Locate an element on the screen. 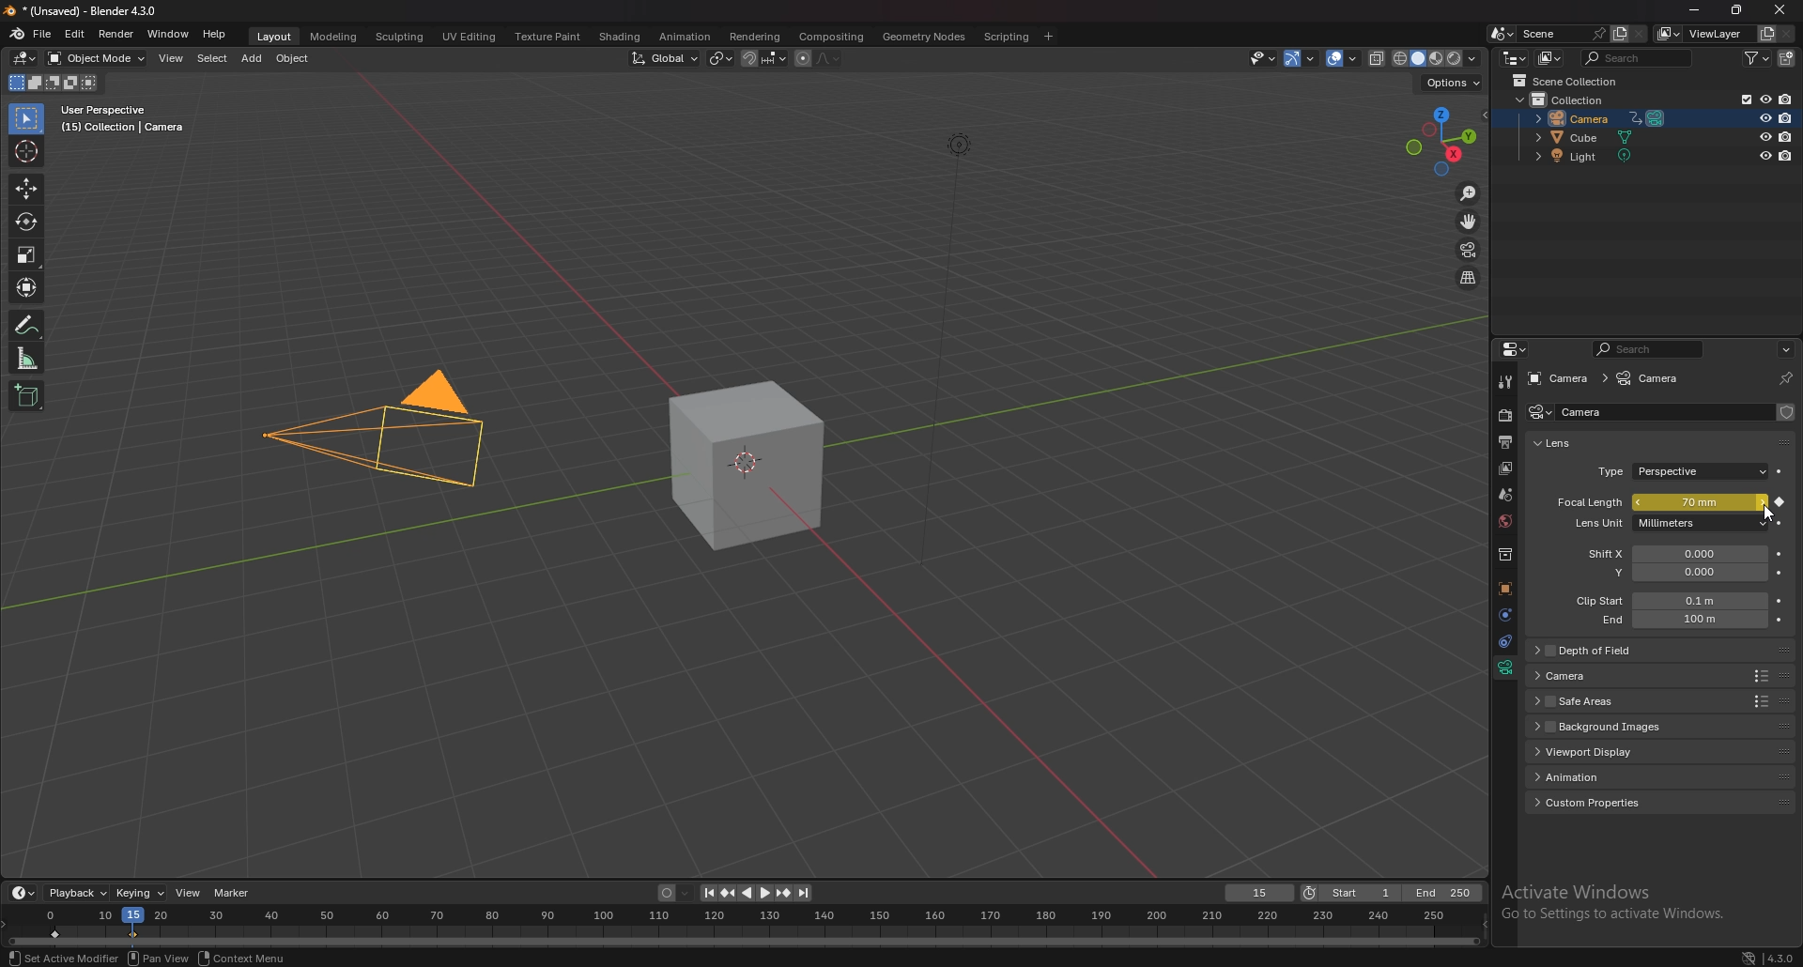 The width and height of the screenshot is (1803, 967).  is located at coordinates (935, 351).